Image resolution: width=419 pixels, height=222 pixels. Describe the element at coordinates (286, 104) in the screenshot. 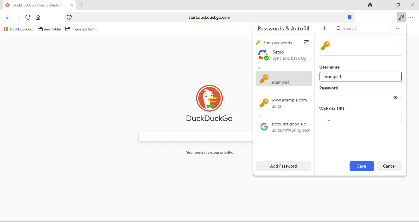

I see `www.example.com` at that location.